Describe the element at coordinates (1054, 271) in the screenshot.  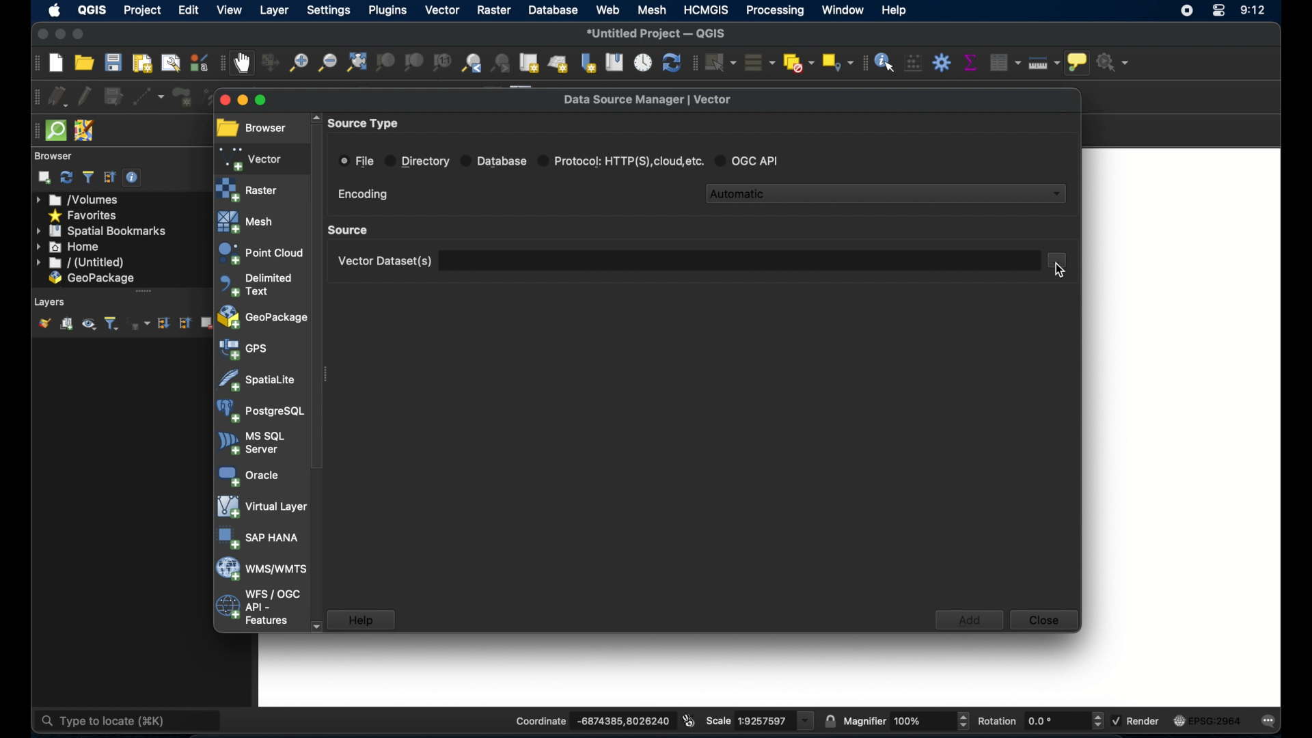
I see `cursor` at that location.